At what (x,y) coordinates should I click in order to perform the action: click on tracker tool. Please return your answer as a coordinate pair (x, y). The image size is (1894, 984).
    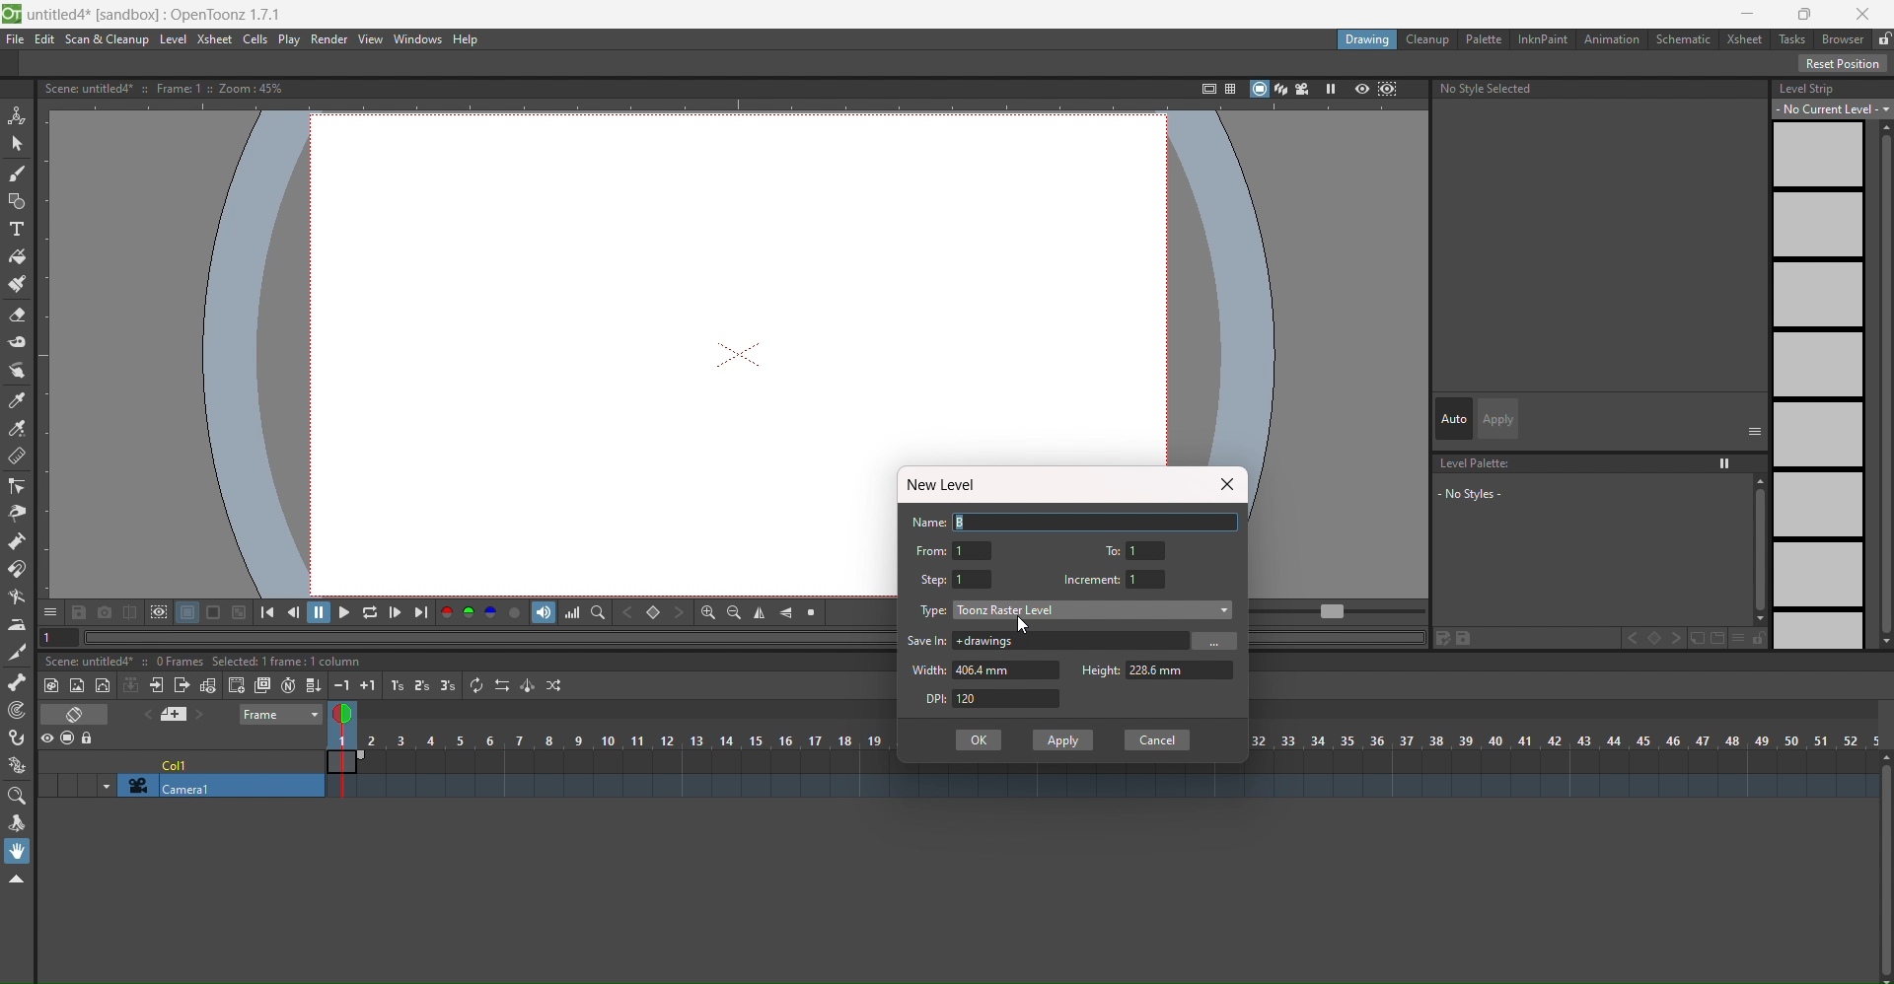
    Looking at the image, I should click on (17, 712).